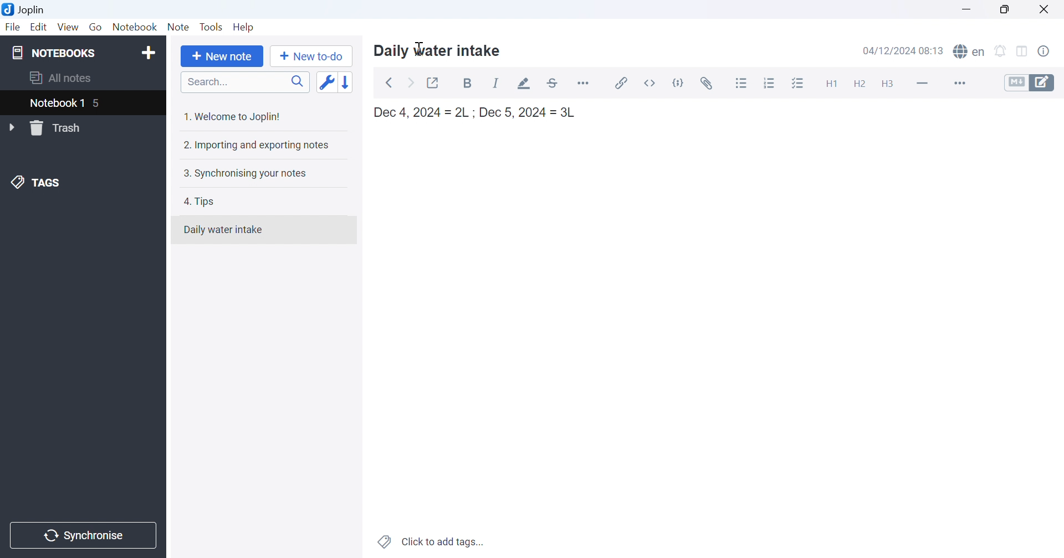 The height and width of the screenshot is (558, 1064). I want to click on Notebook 1, so click(57, 104).